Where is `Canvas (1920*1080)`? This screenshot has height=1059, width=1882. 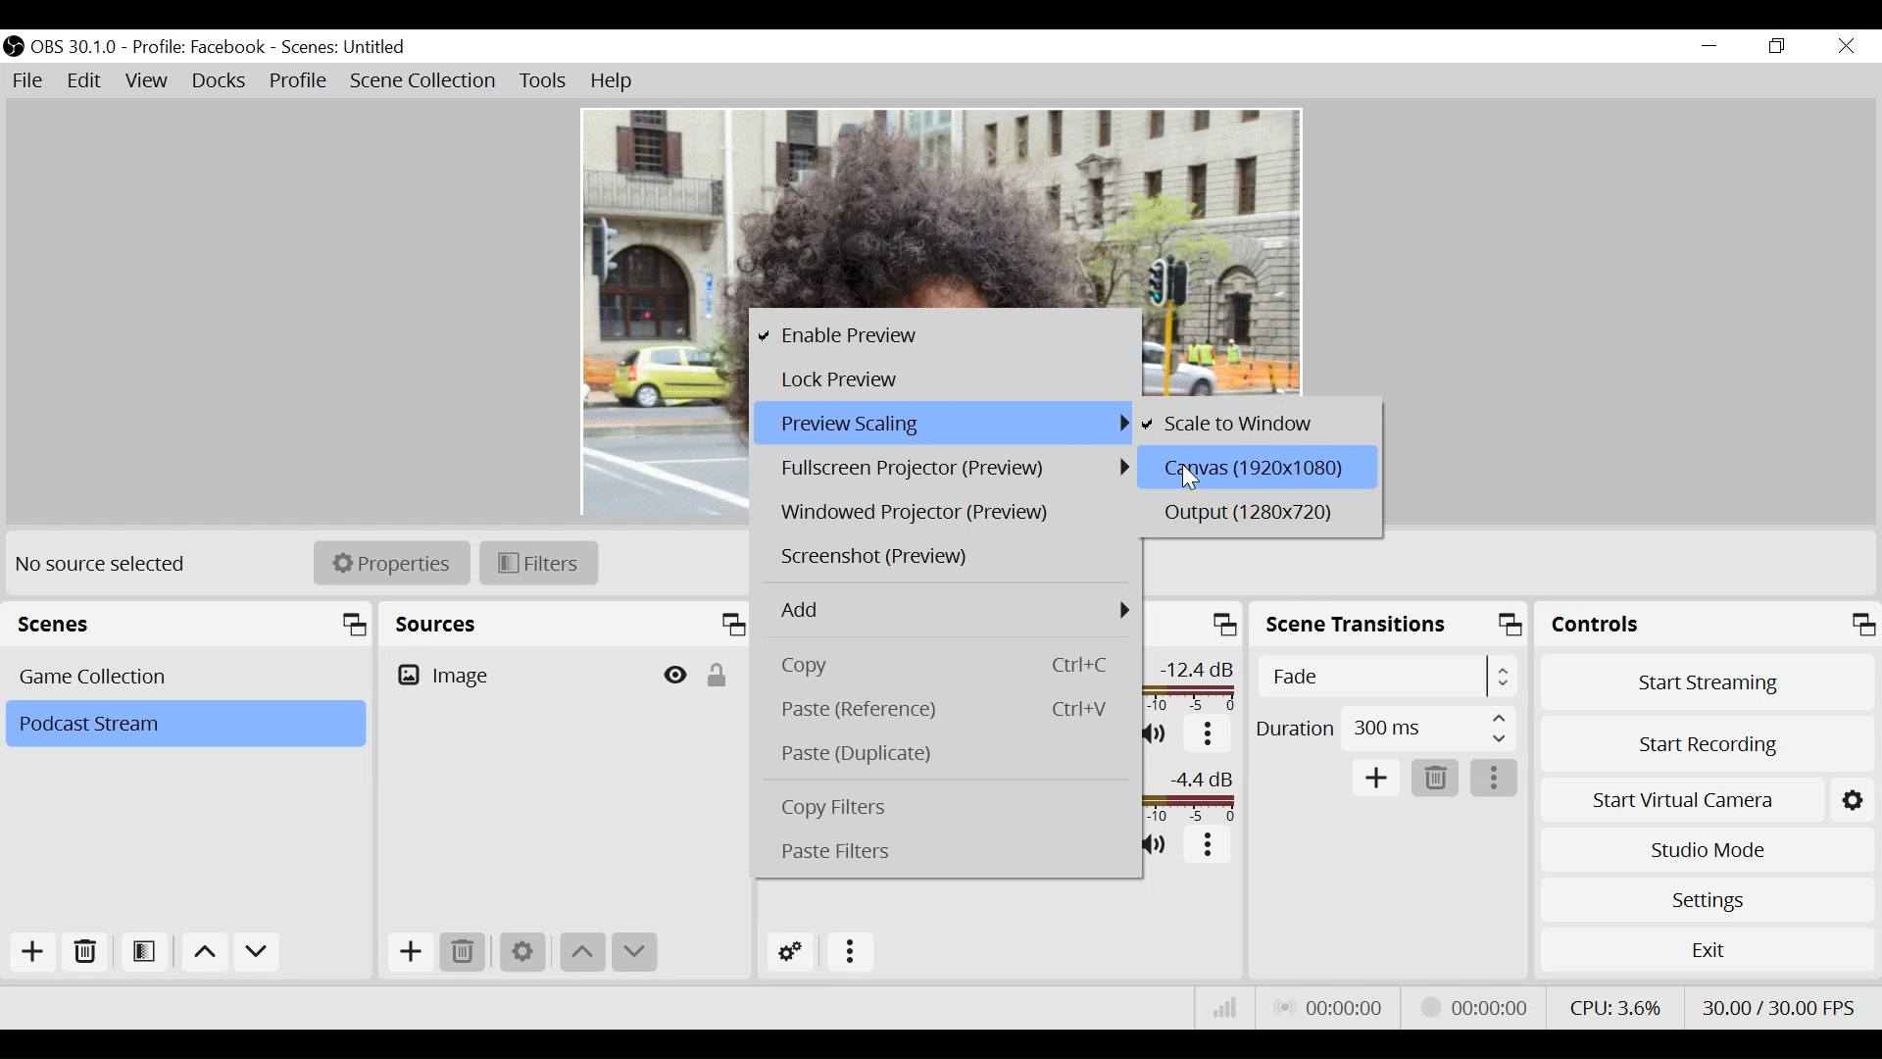
Canvas (1920*1080) is located at coordinates (1255, 467).